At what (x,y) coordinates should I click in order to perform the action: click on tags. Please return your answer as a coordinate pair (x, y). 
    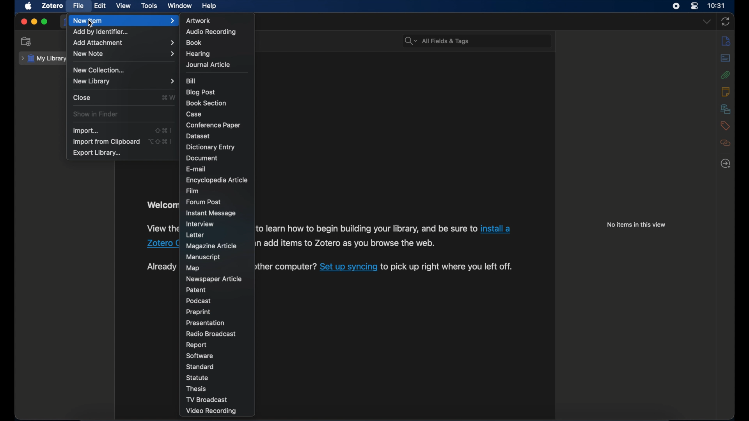
    Looking at the image, I should click on (726, 126).